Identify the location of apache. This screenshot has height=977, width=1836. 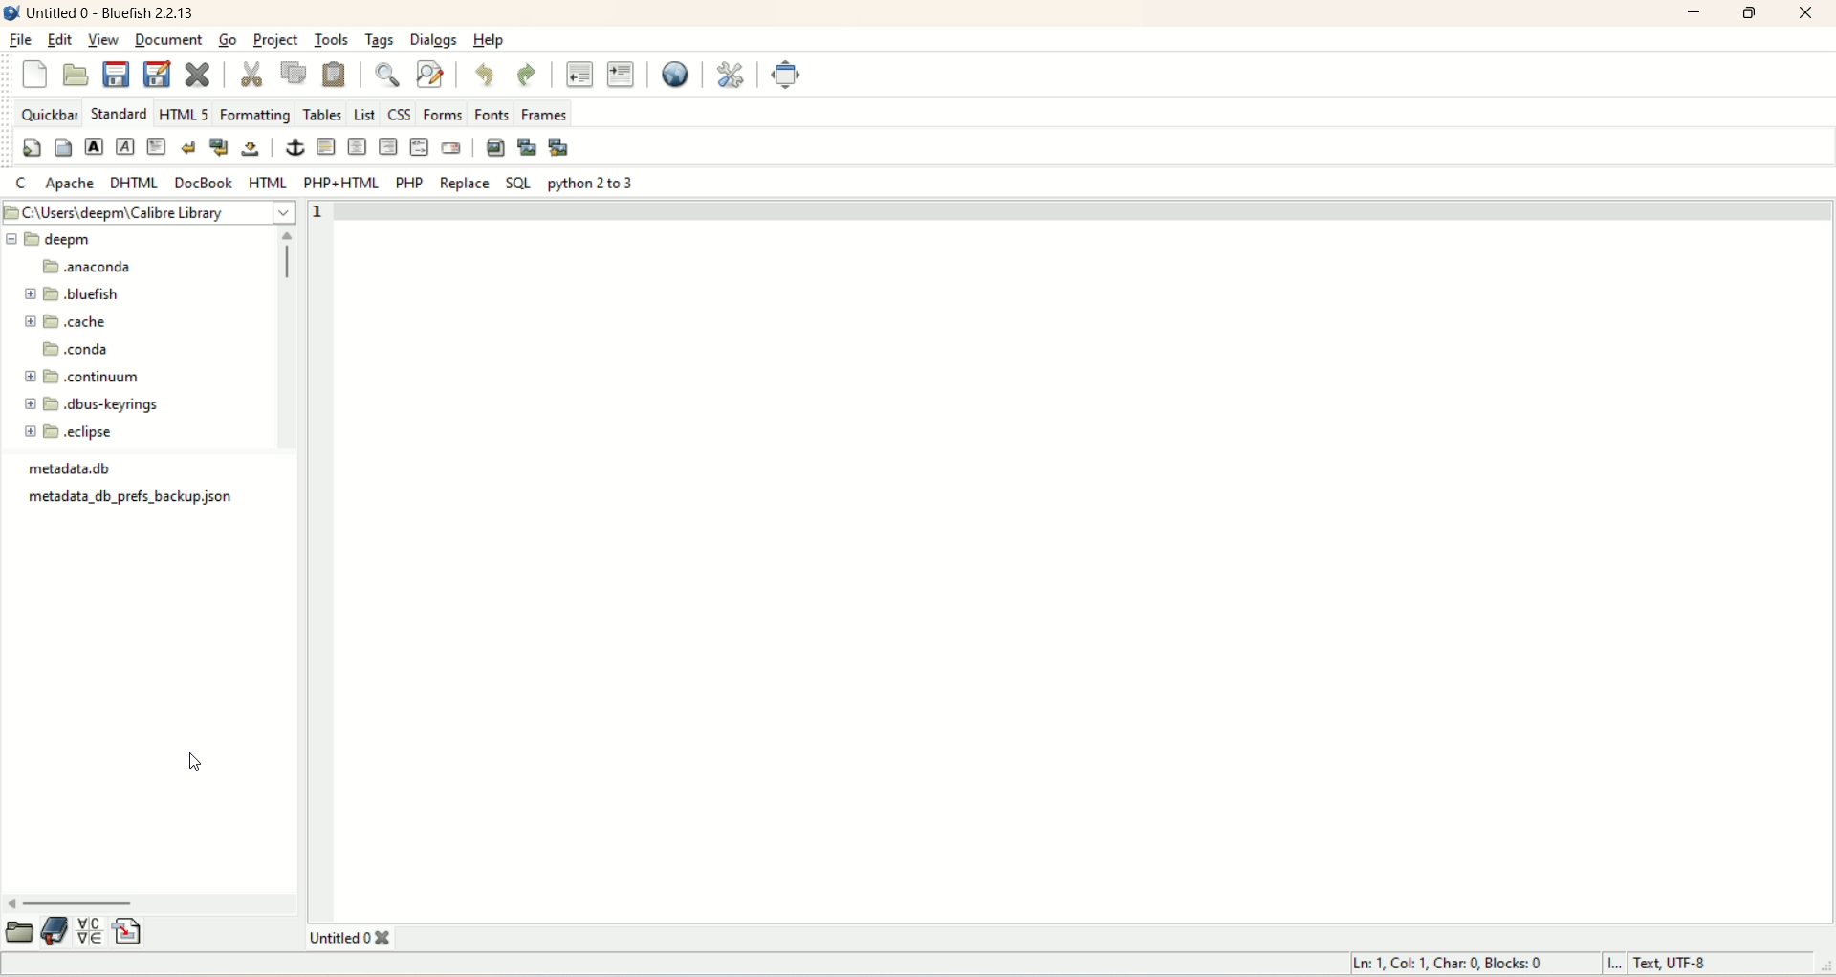
(71, 183).